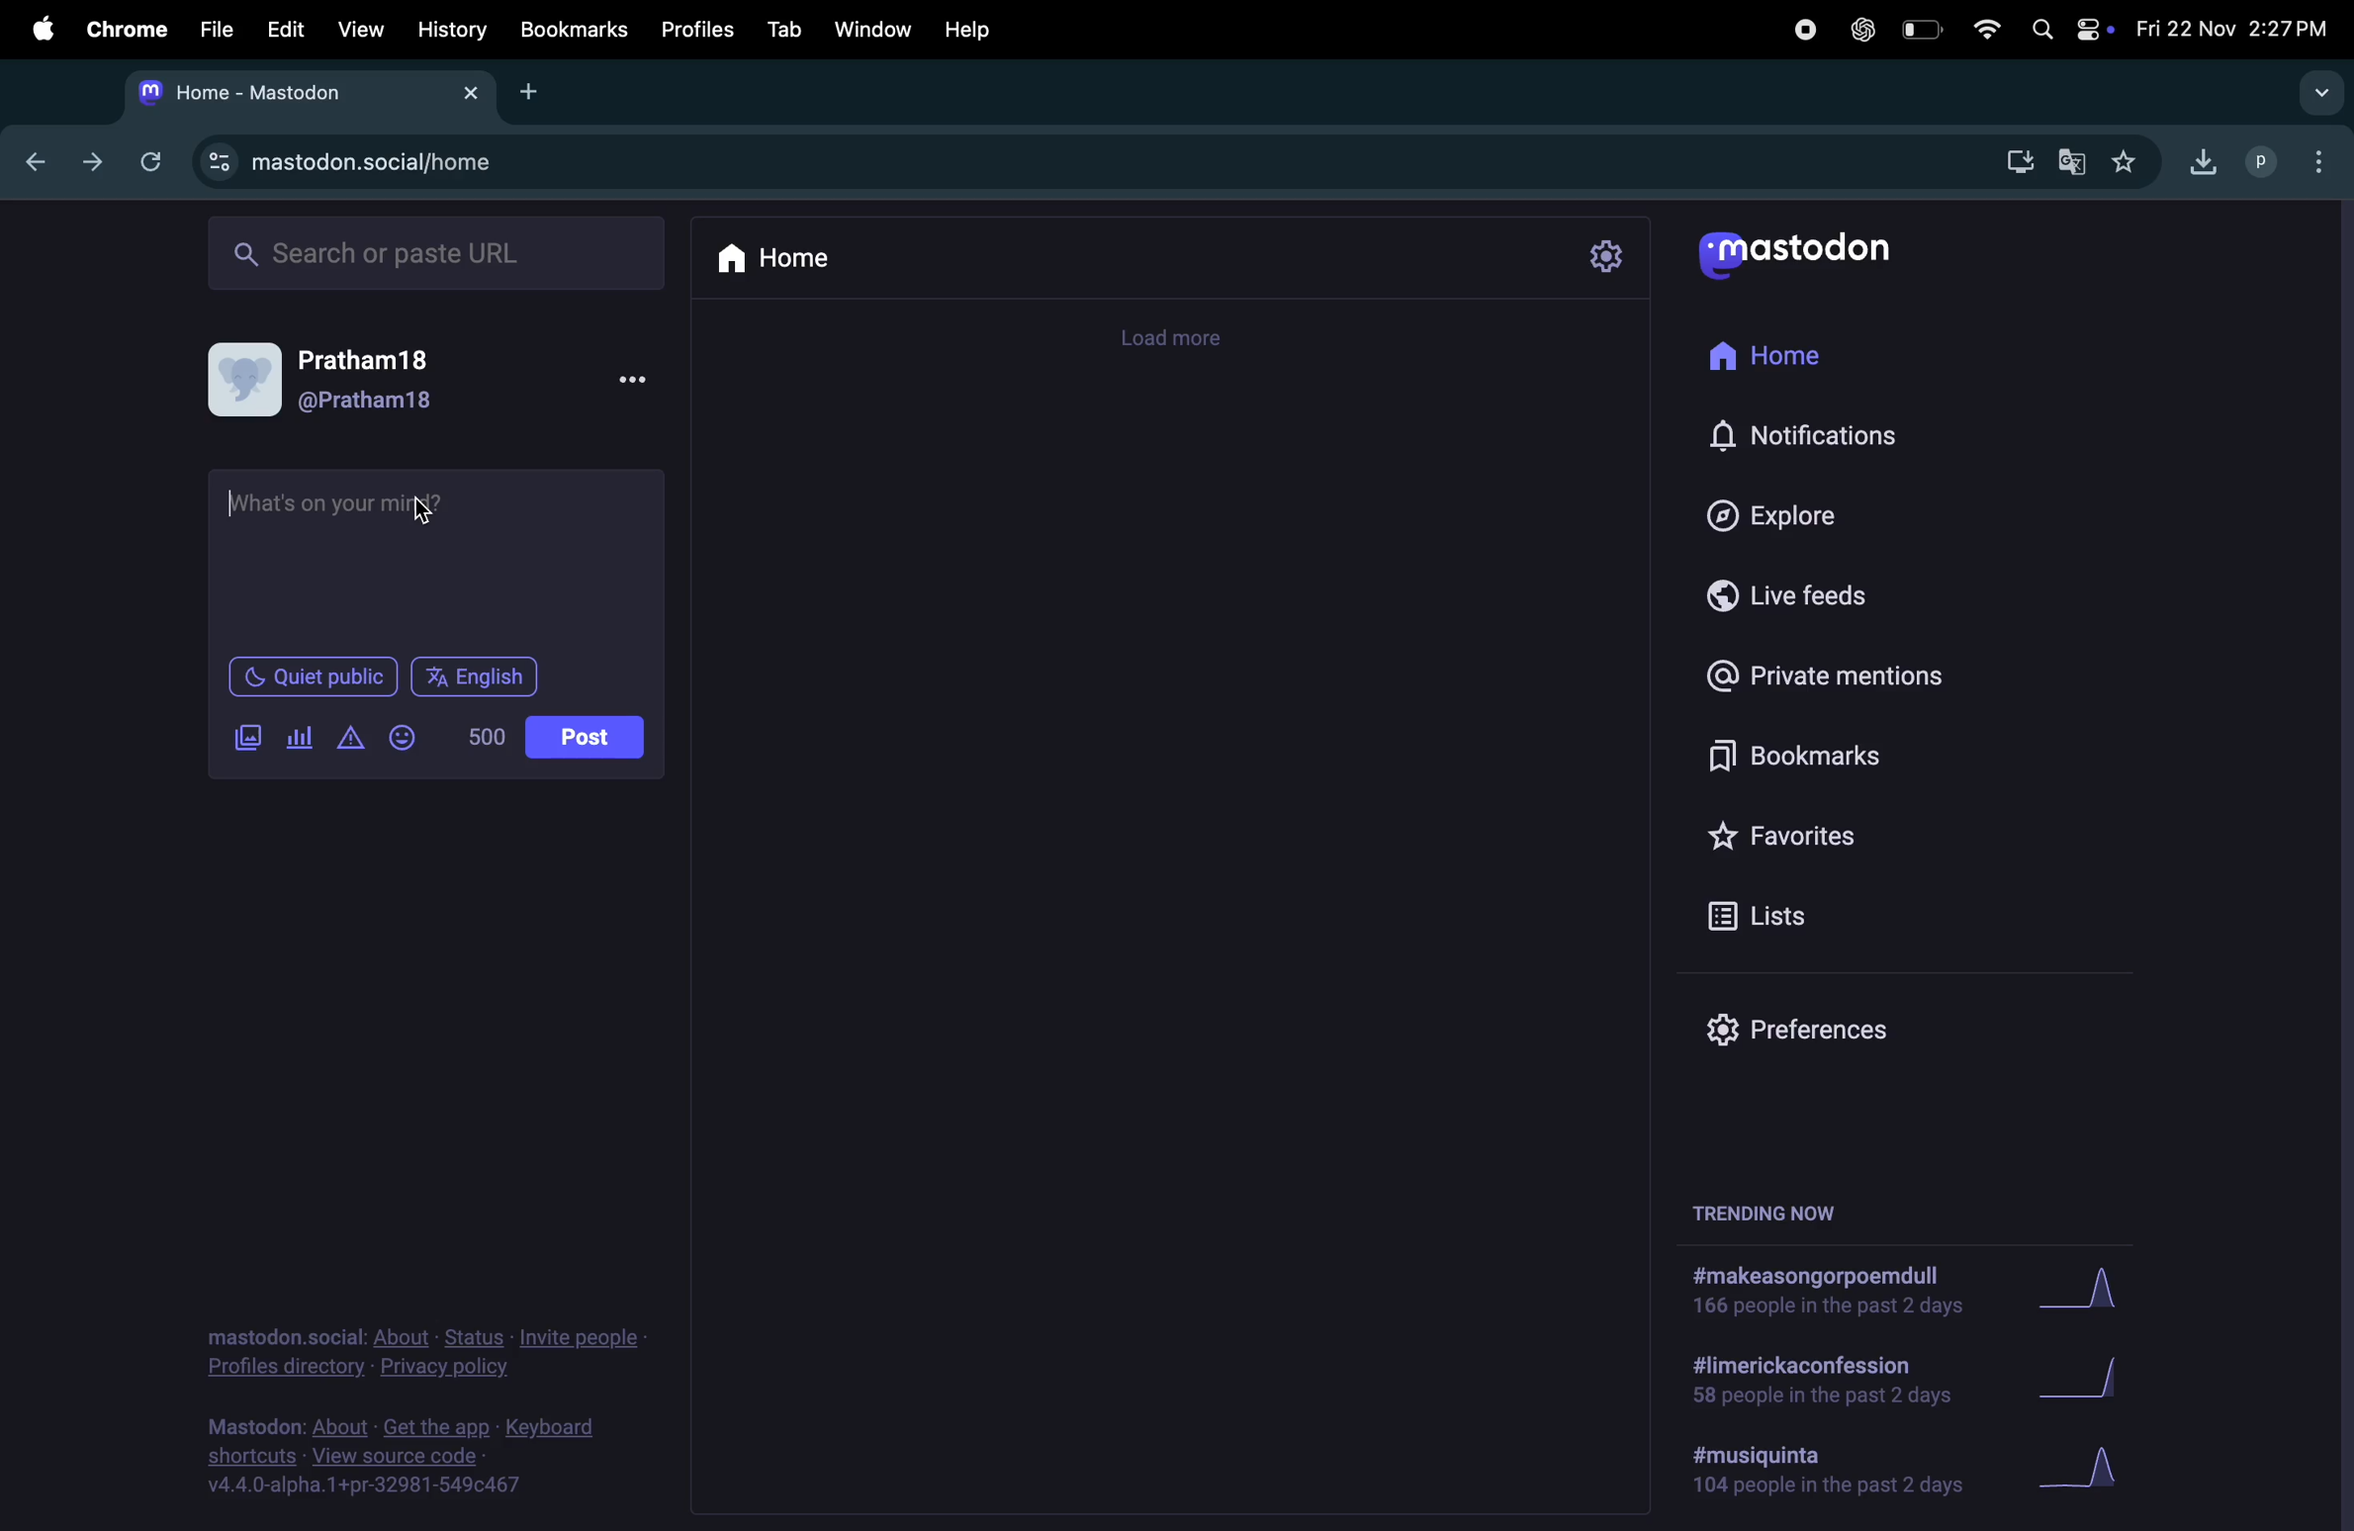 The image size is (2354, 1531). What do you see at coordinates (418, 510) in the screenshot?
I see `cursor` at bounding box center [418, 510].